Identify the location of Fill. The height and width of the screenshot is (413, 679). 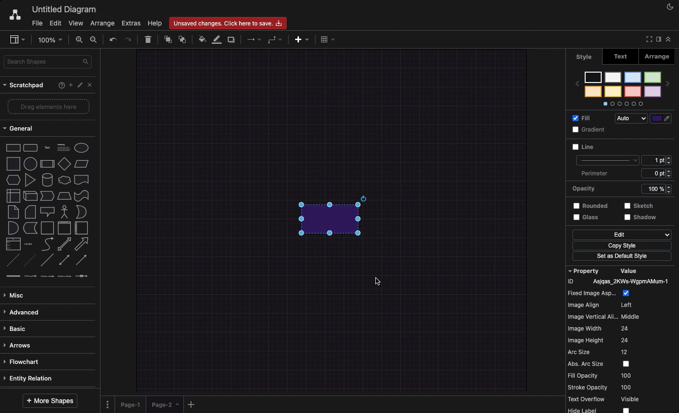
(584, 117).